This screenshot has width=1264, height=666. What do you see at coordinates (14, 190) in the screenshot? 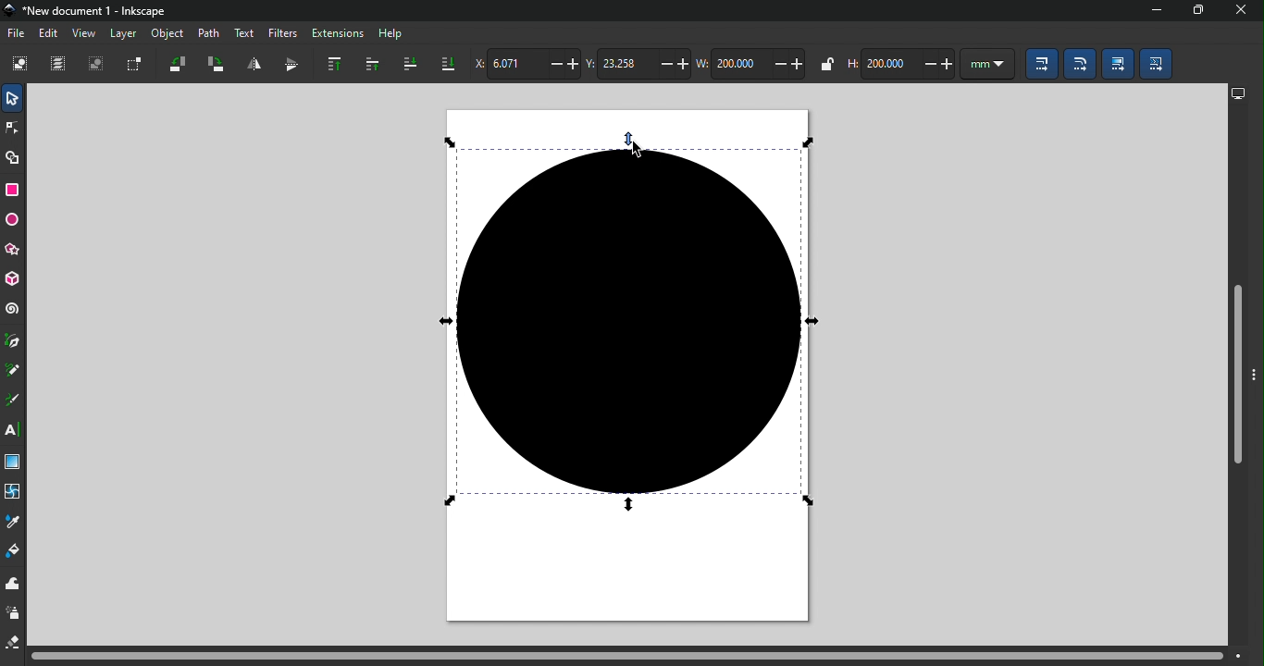
I see `Rectangle tool` at bounding box center [14, 190].